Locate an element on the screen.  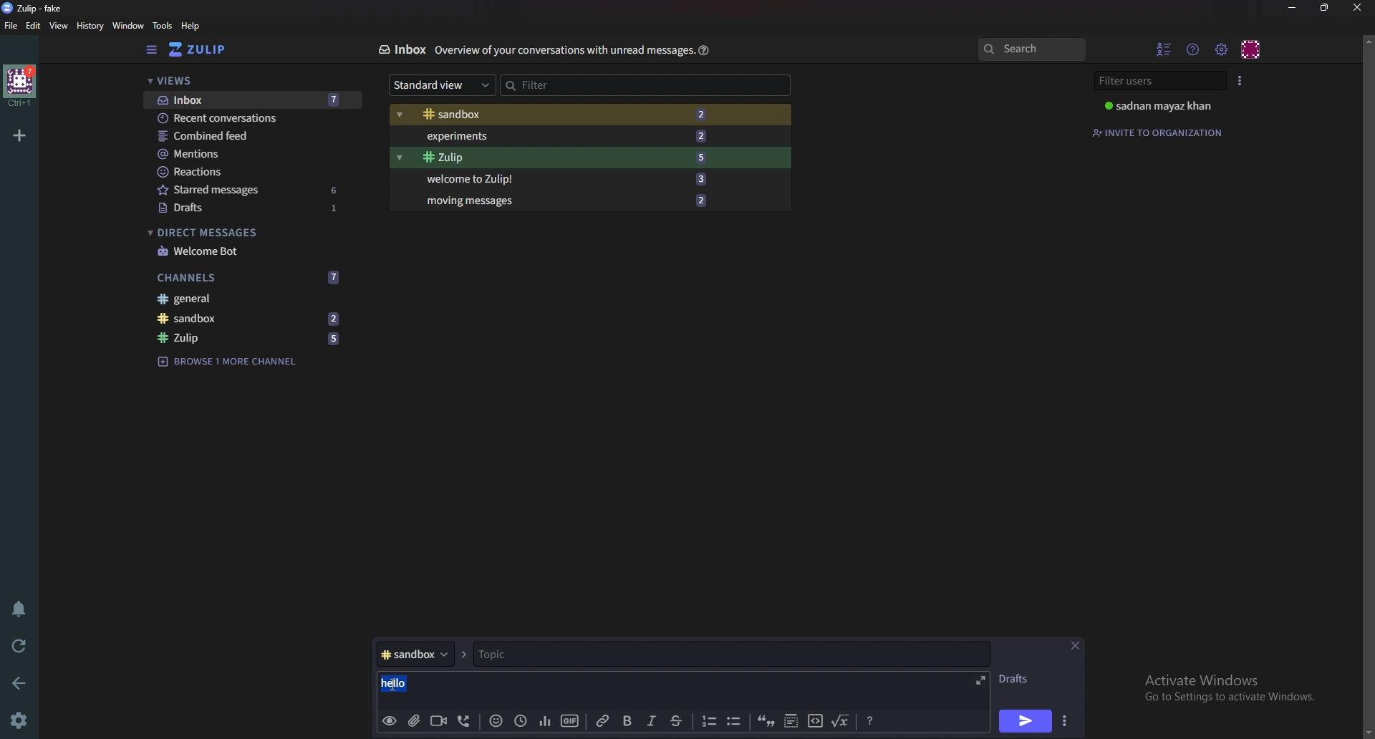
# General is located at coordinates (248, 299).